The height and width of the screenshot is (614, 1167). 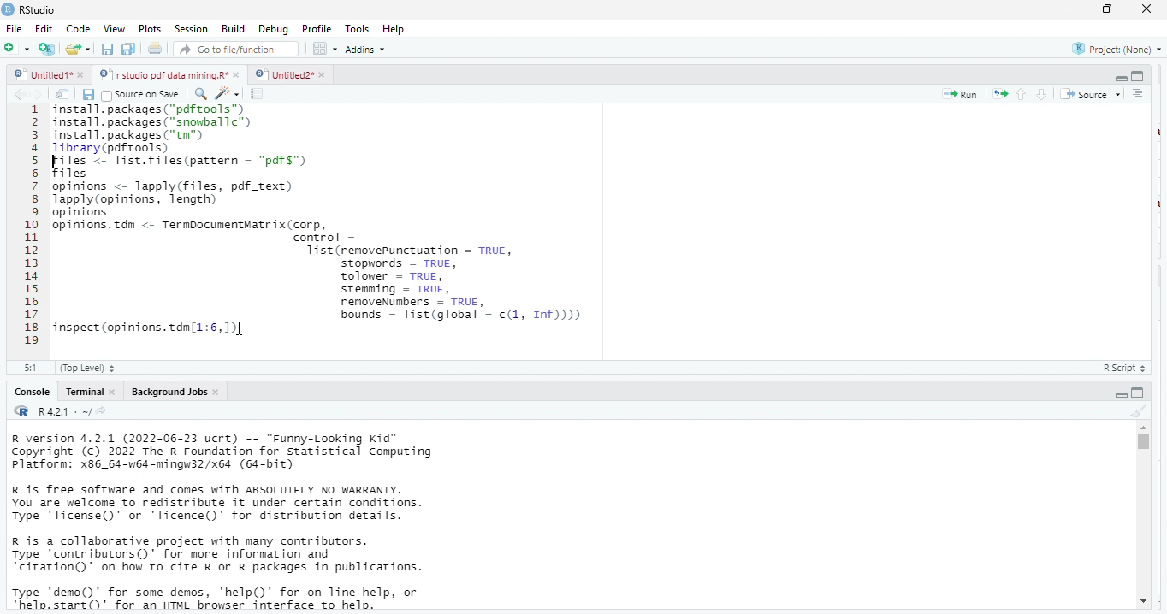 What do you see at coordinates (1088, 94) in the screenshot?
I see `source` at bounding box center [1088, 94].